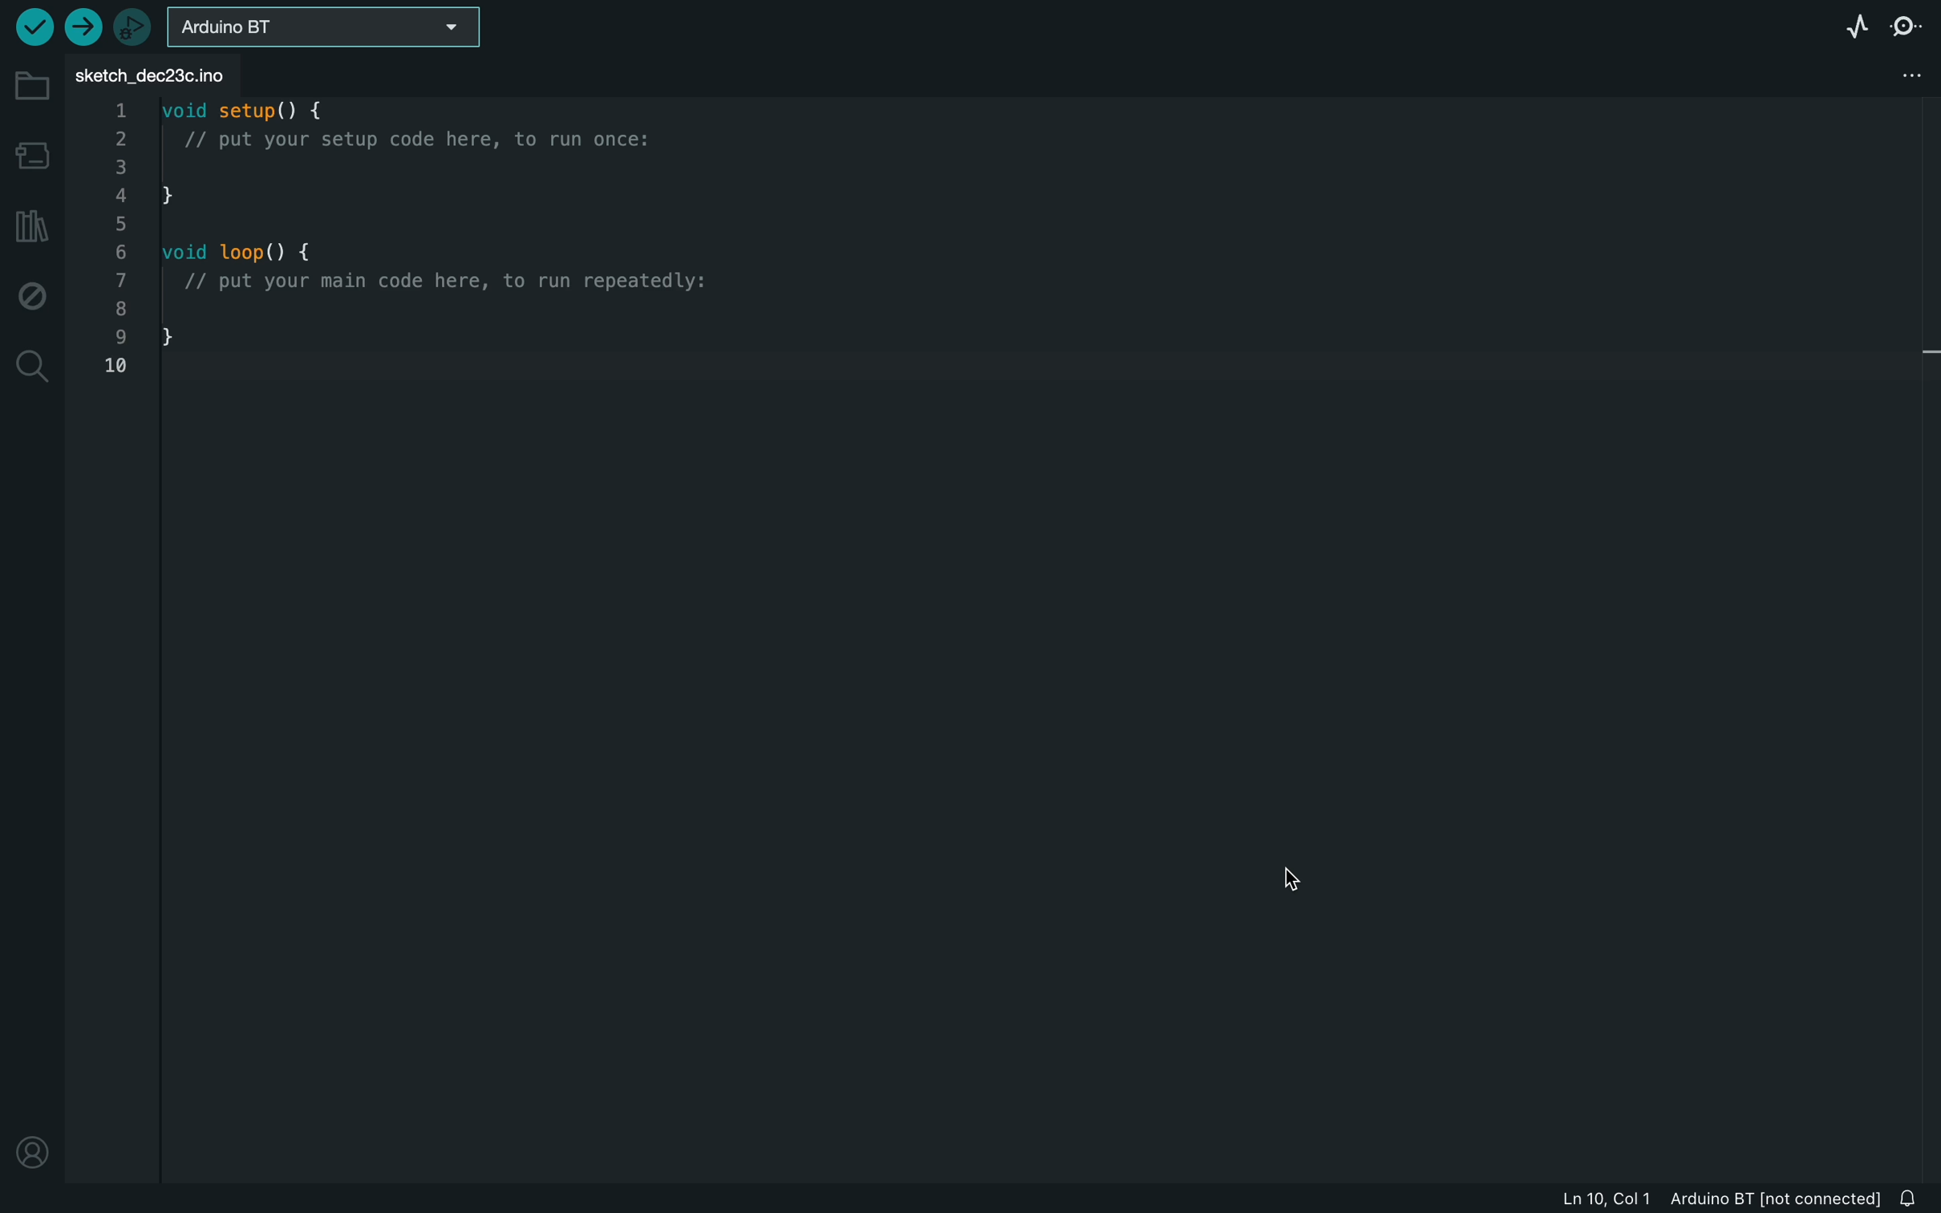  Describe the element at coordinates (184, 71) in the screenshot. I see `file tab` at that location.